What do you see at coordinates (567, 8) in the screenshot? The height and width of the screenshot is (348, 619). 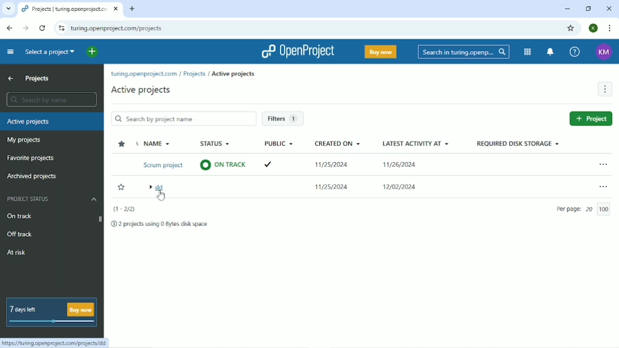 I see `Minimize` at bounding box center [567, 8].